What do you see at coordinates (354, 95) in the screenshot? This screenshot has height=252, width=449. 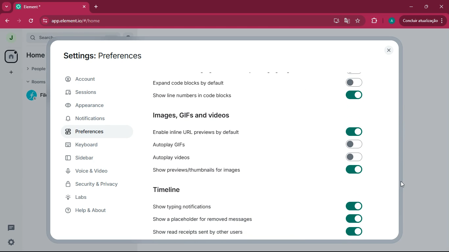 I see `toggle on/off` at bounding box center [354, 95].